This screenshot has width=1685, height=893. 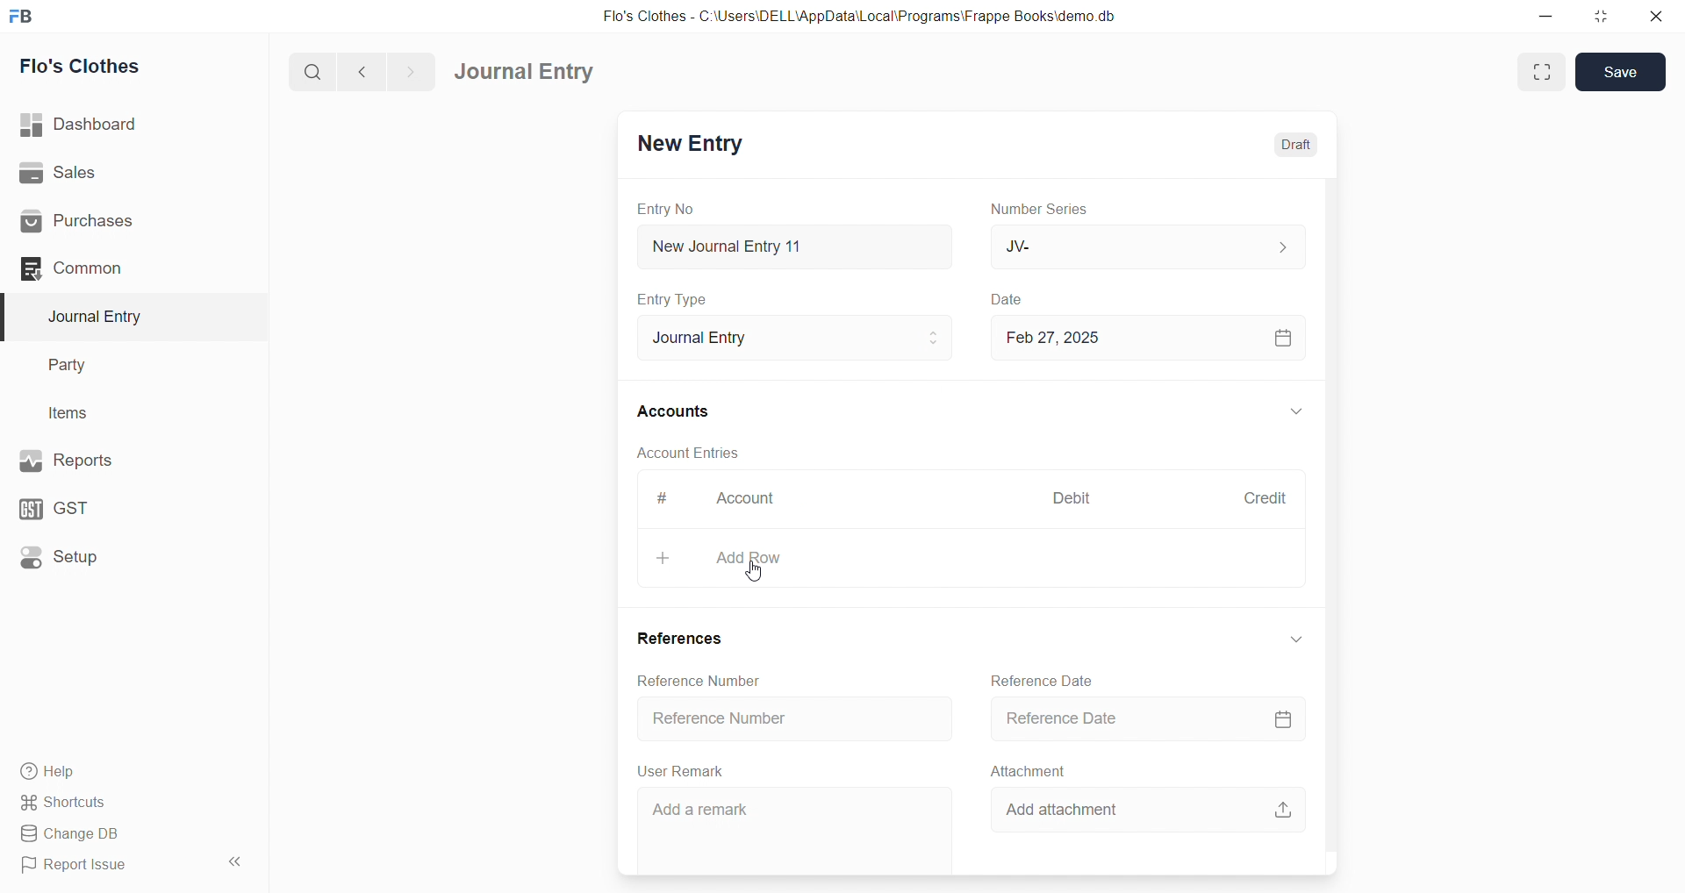 I want to click on Entry Type, so click(x=673, y=300).